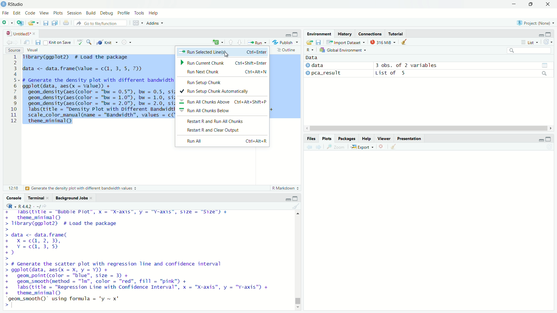 The image size is (557, 313). What do you see at coordinates (139, 12) in the screenshot?
I see `Tools` at bounding box center [139, 12].